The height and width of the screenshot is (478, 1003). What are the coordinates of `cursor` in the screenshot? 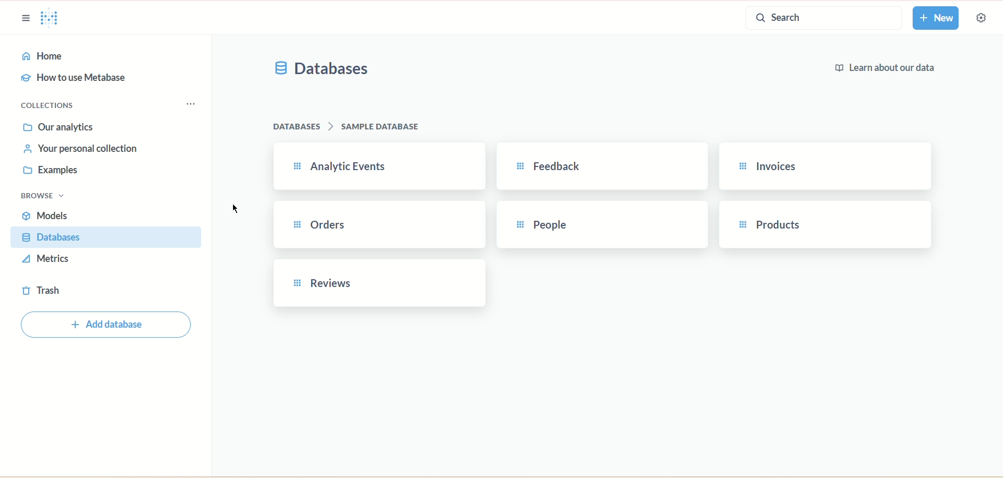 It's located at (237, 209).